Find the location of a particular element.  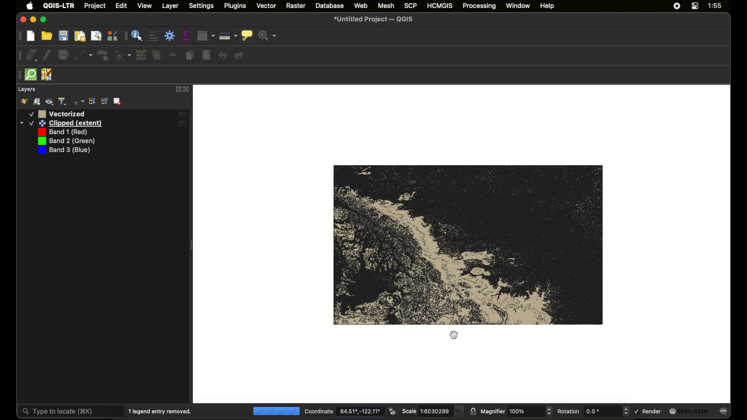

vector map is located at coordinates (469, 245).